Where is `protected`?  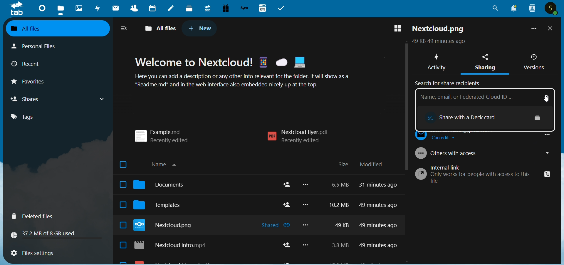 protected is located at coordinates (538, 117).